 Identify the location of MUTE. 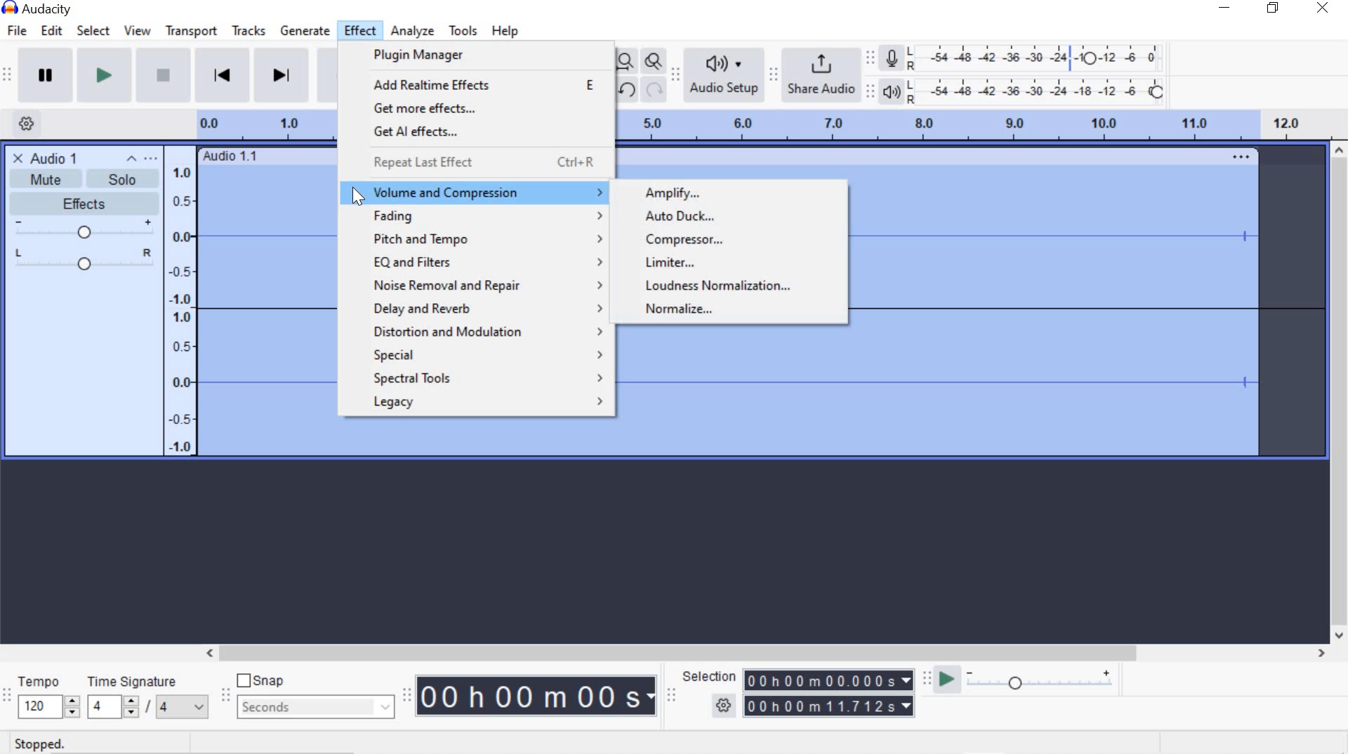
(39, 181).